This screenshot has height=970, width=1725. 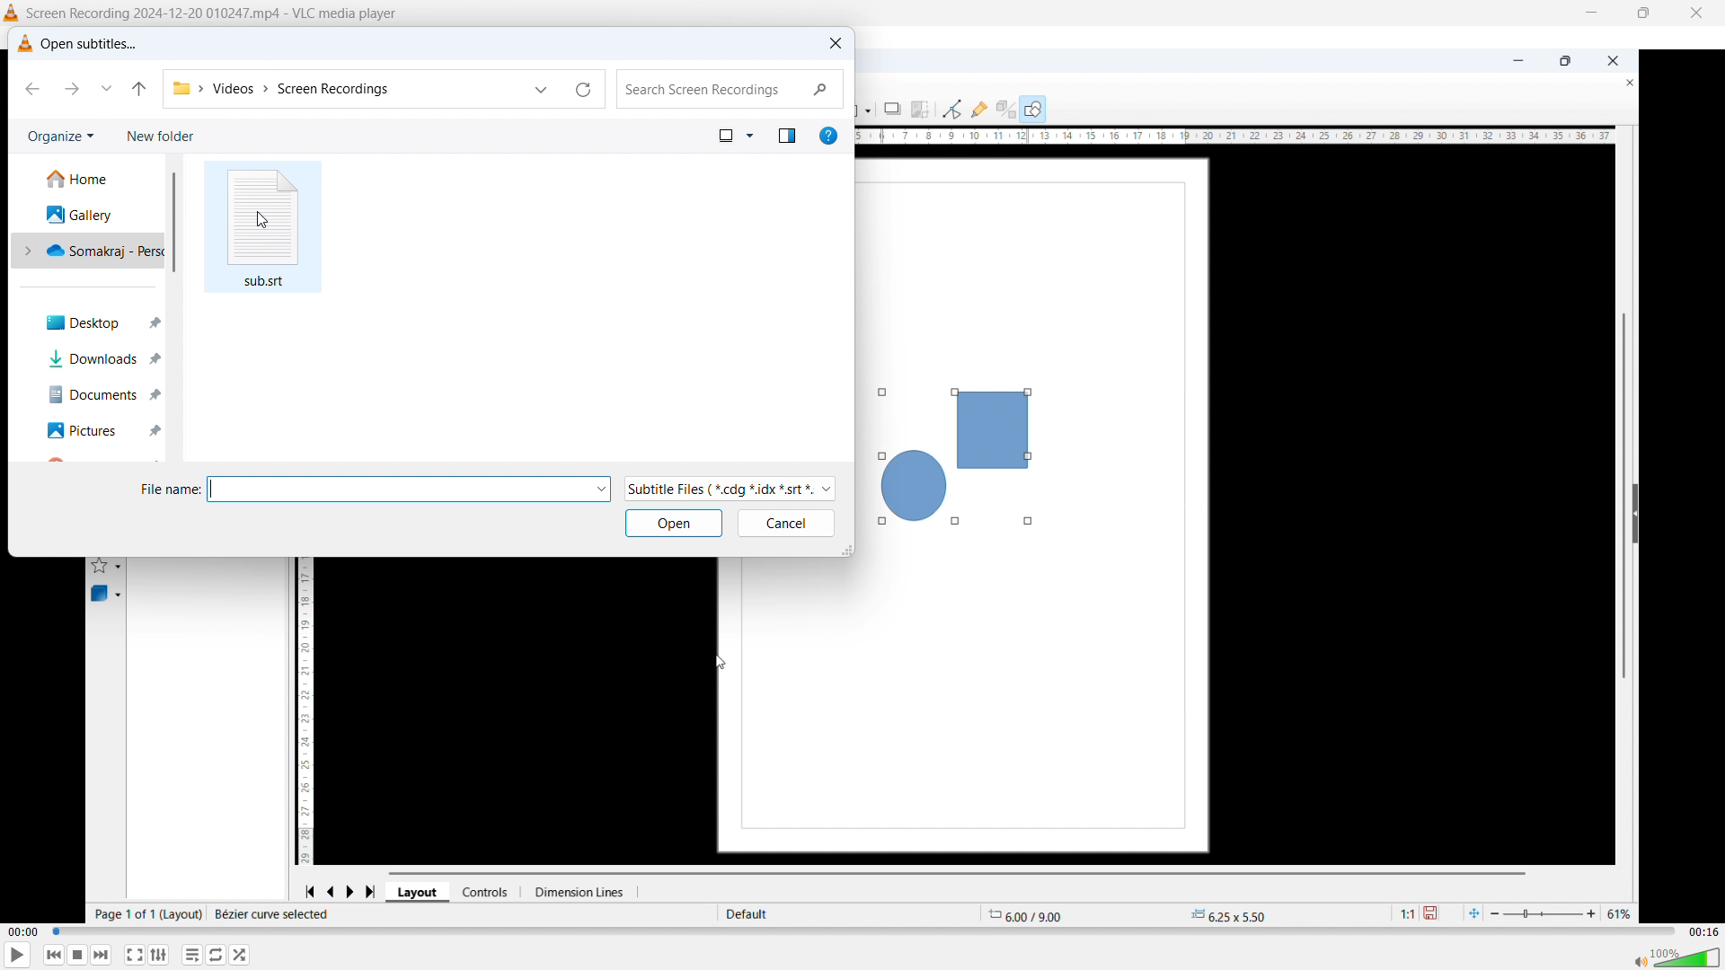 What do you see at coordinates (1622, 84) in the screenshot?
I see `close` at bounding box center [1622, 84].